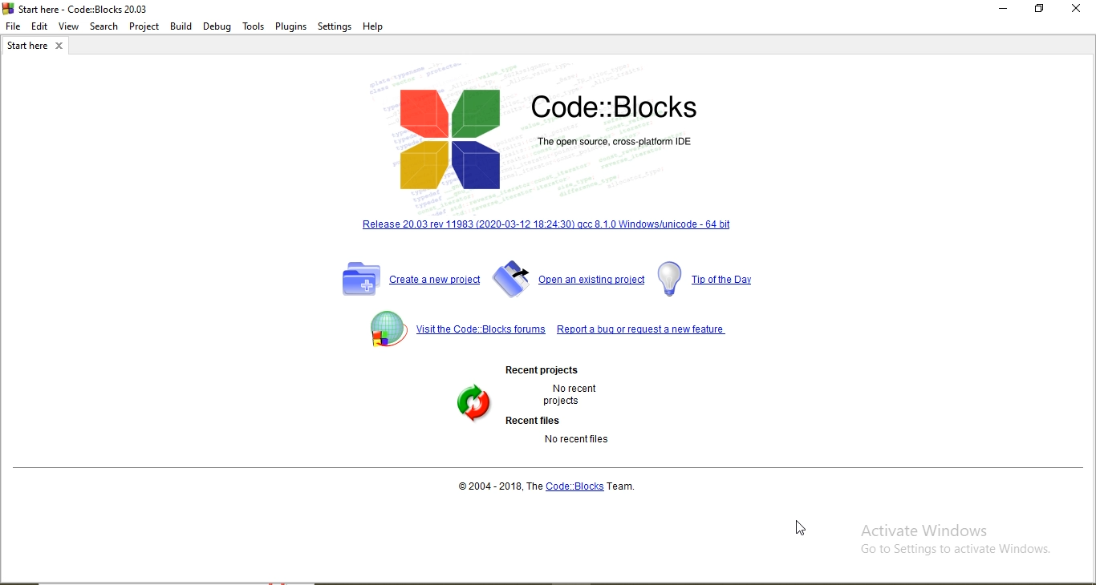  What do you see at coordinates (499, 486) in the screenshot?
I see `@2004-0218, the` at bounding box center [499, 486].